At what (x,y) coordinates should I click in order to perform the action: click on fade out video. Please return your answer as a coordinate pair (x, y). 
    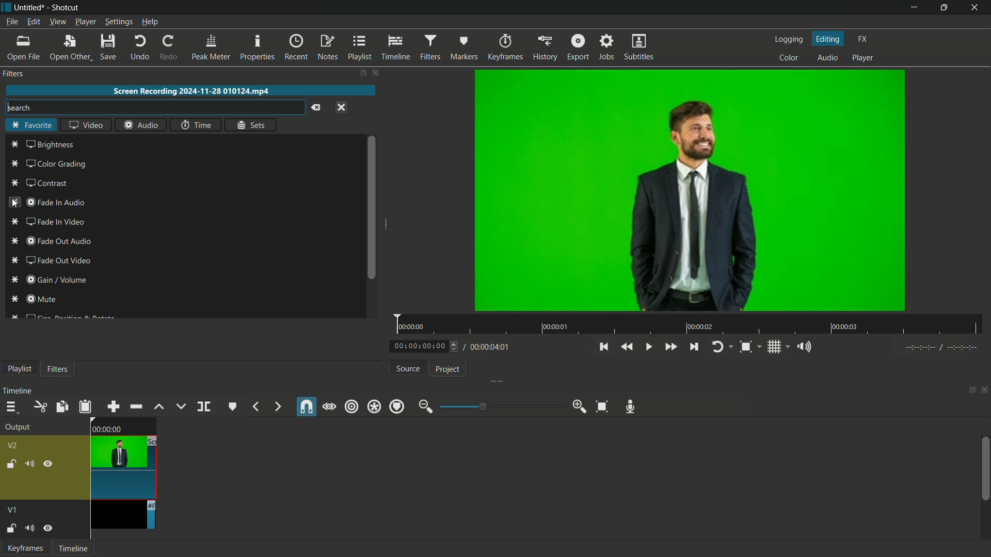
    Looking at the image, I should click on (51, 260).